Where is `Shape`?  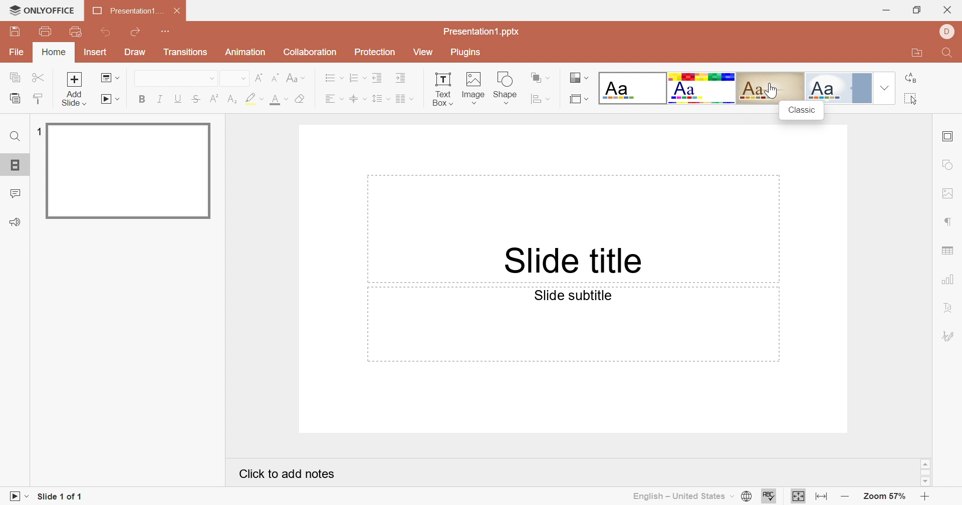 Shape is located at coordinates (504, 87).